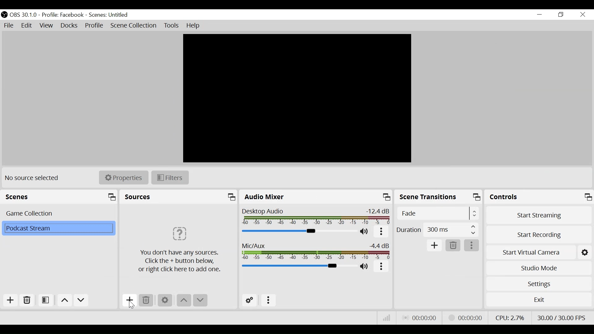 Image resolution: width=594 pixels, height=334 pixels. I want to click on Preview, so click(297, 98).